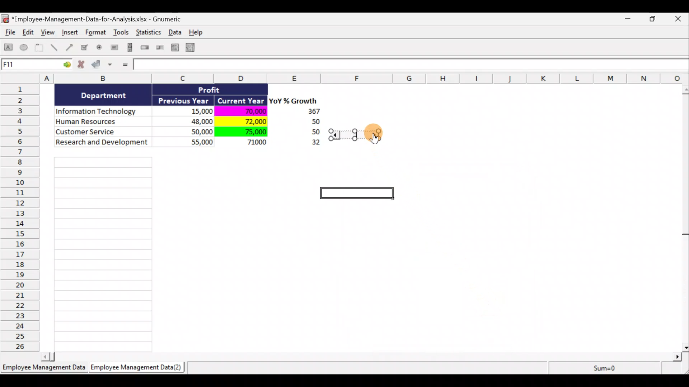 The image size is (689, 387). What do you see at coordinates (347, 78) in the screenshot?
I see `Columns` at bounding box center [347, 78].